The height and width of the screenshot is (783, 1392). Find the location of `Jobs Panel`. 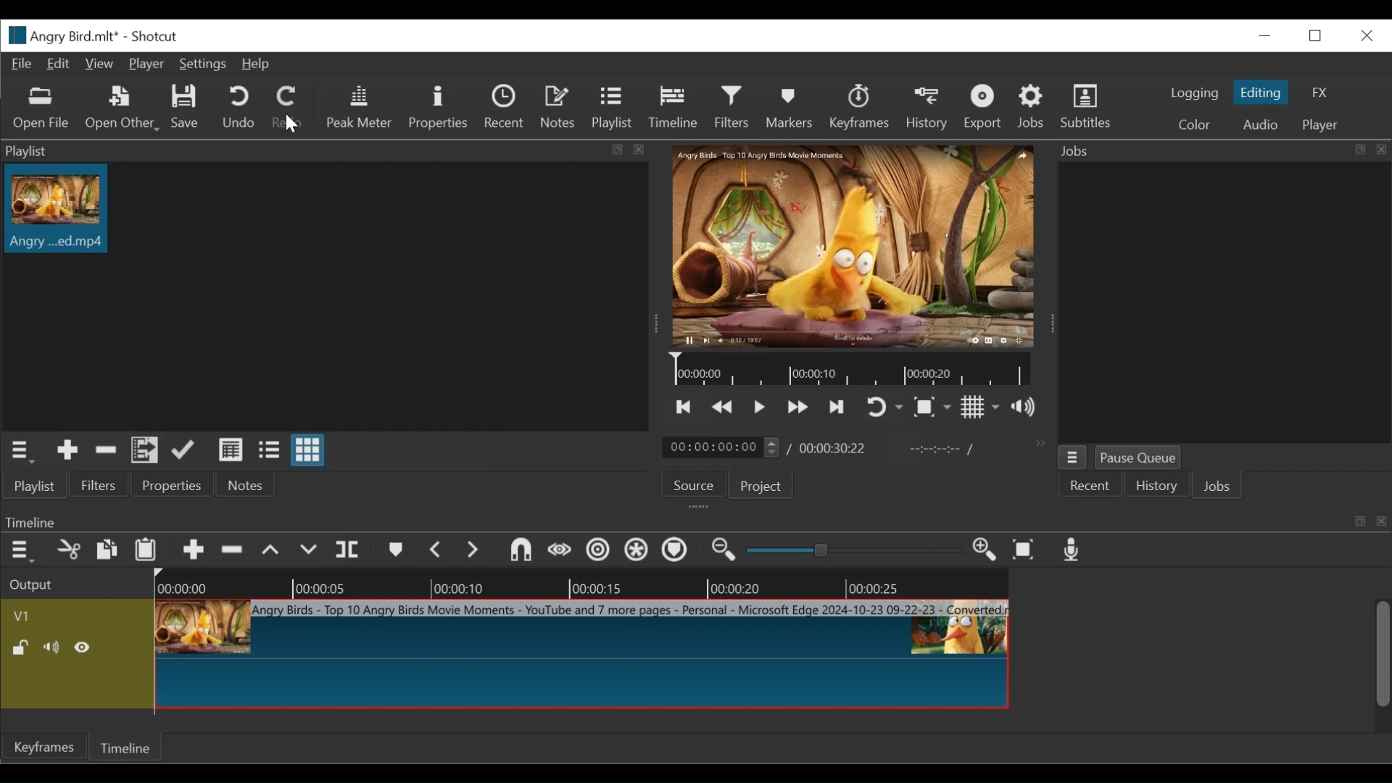

Jobs Panel is located at coordinates (1219, 151).